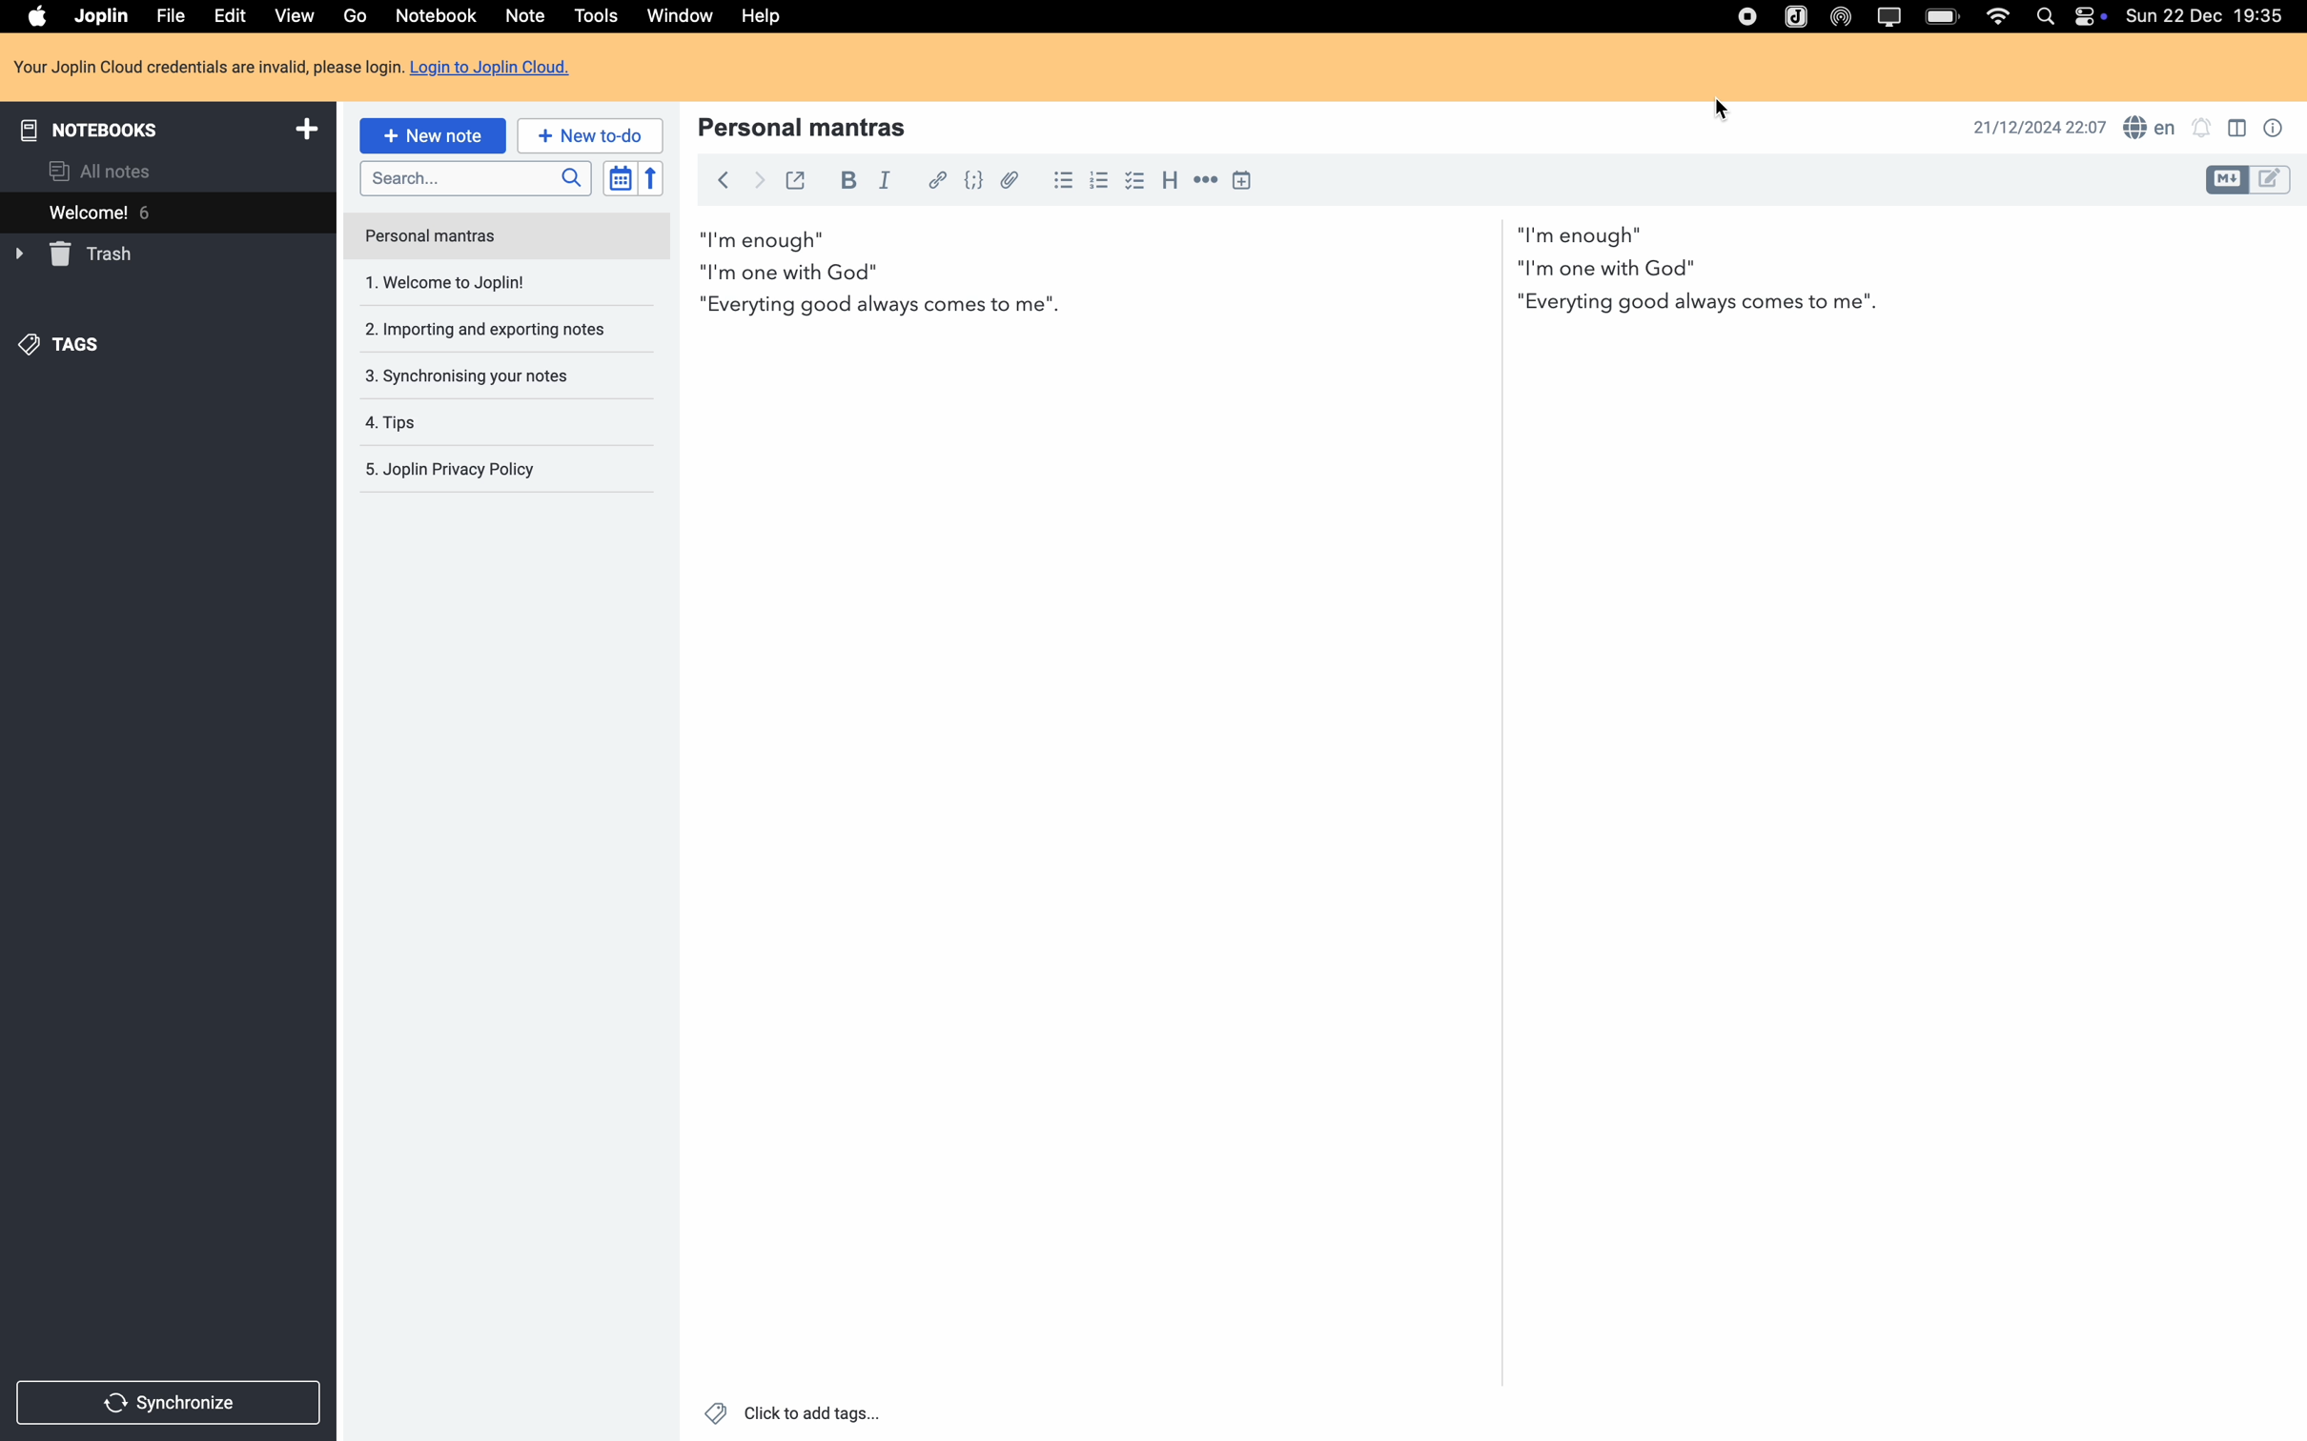 This screenshot has width=2307, height=1441. Describe the element at coordinates (2204, 126) in the screenshot. I see `set notifications` at that location.